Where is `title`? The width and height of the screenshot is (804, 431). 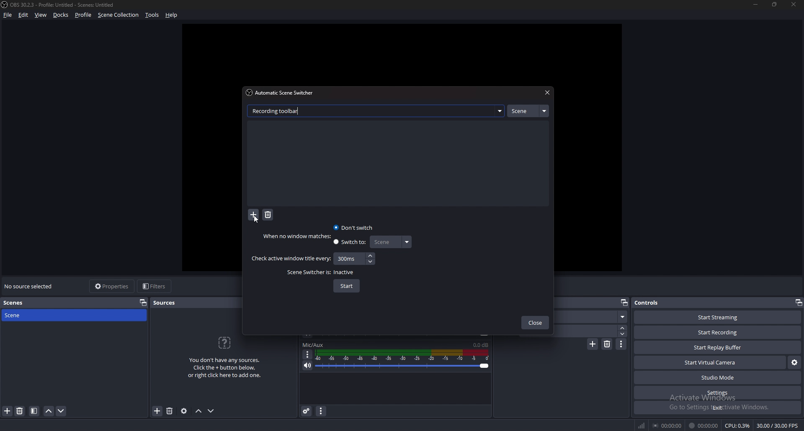 title is located at coordinates (60, 5).